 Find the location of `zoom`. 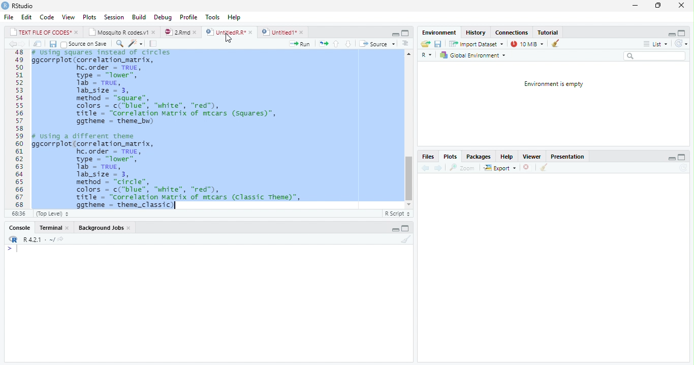

zoom is located at coordinates (464, 168).